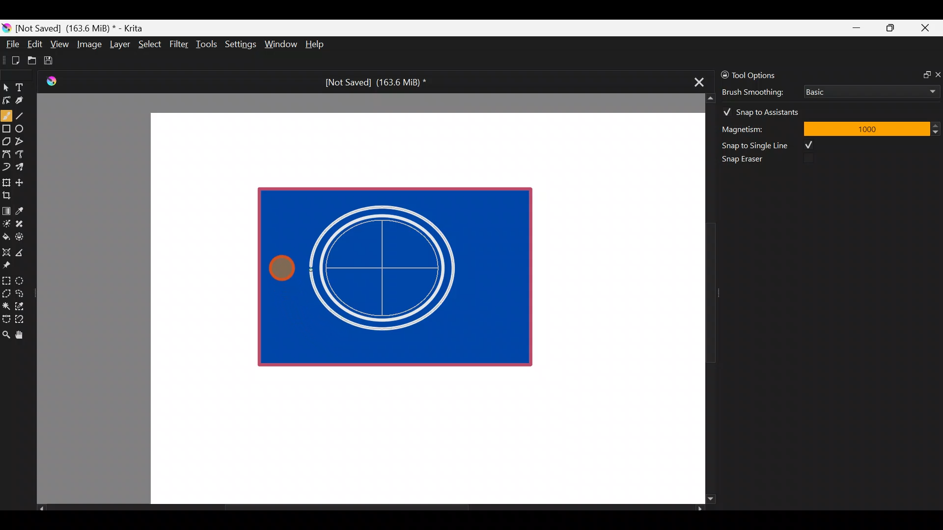 The width and height of the screenshot is (943, 530). What do you see at coordinates (34, 46) in the screenshot?
I see `Edit` at bounding box center [34, 46].